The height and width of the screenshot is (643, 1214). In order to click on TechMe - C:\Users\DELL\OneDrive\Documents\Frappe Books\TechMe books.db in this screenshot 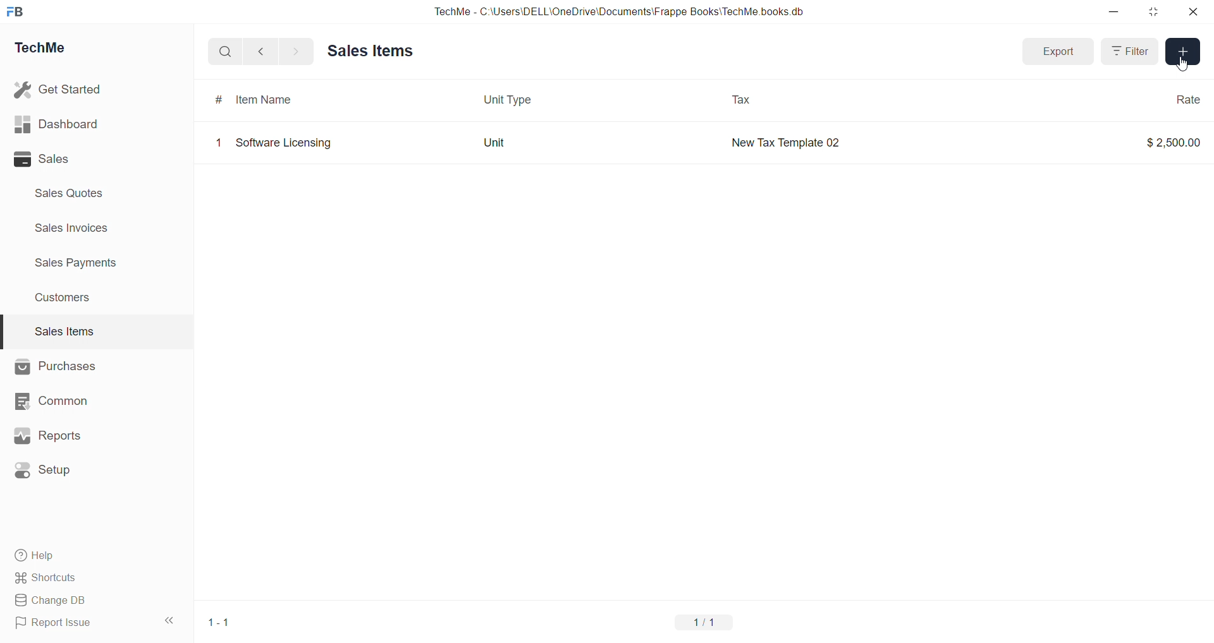, I will do `click(620, 11)`.